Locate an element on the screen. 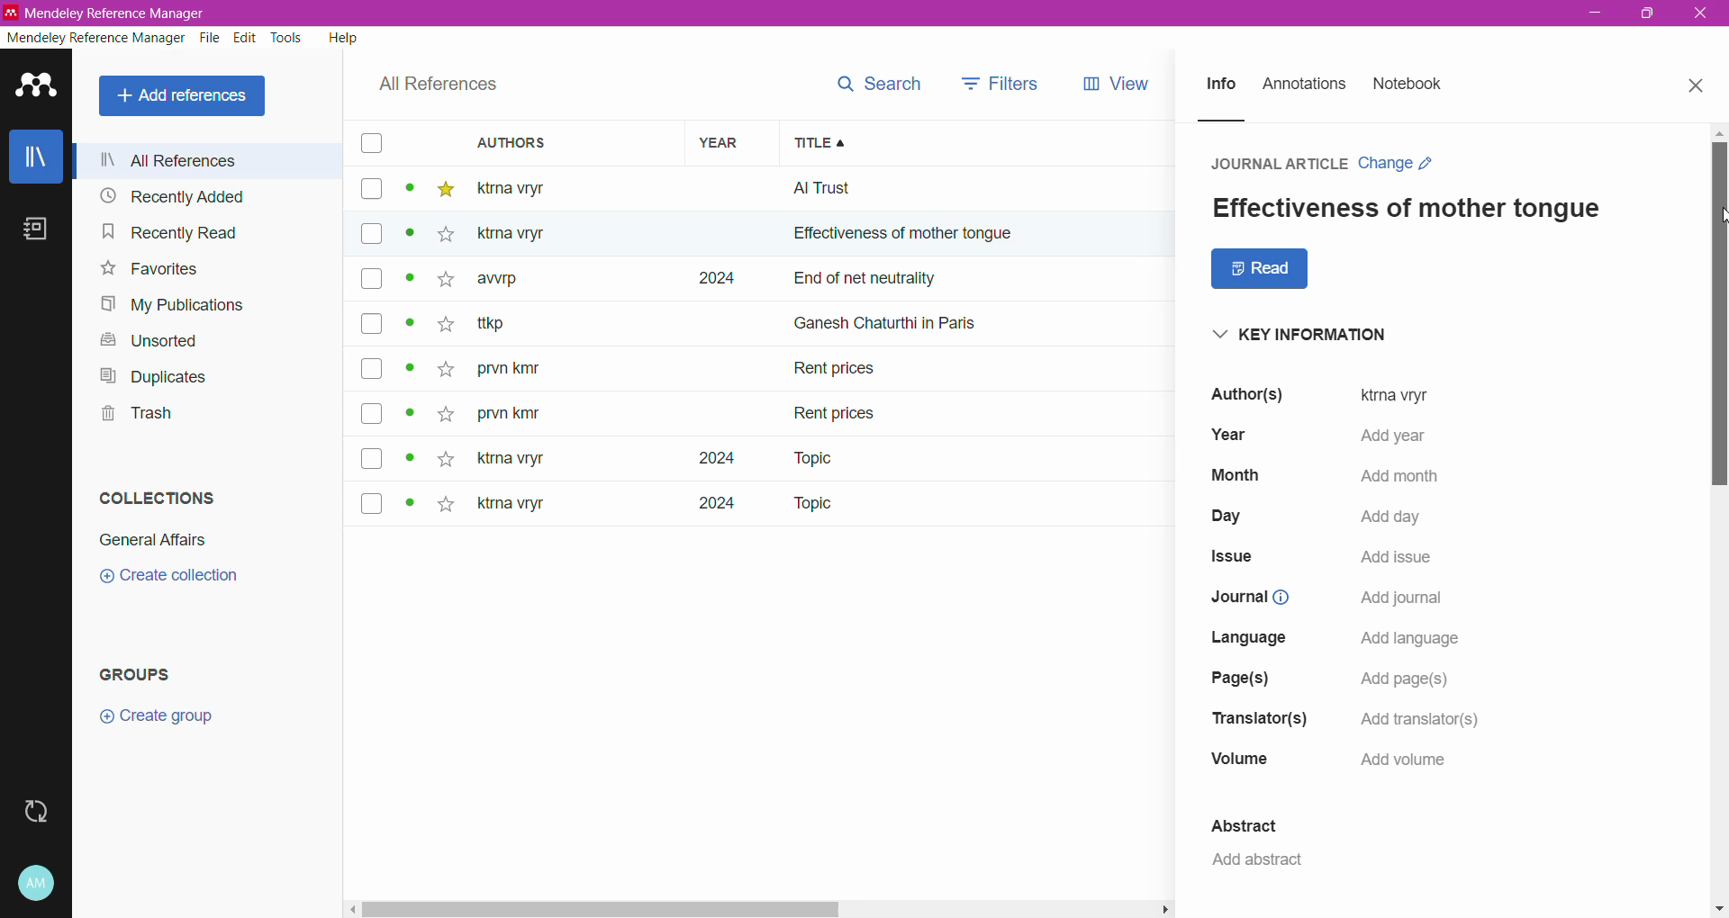 This screenshot has height=918, width=1729. Add translator(s) is located at coordinates (1419, 718).